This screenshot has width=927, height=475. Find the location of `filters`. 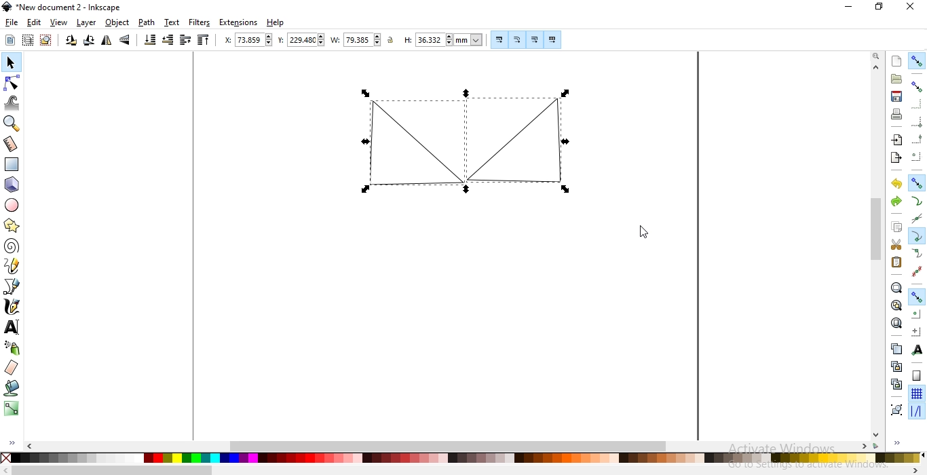

filters is located at coordinates (200, 23).